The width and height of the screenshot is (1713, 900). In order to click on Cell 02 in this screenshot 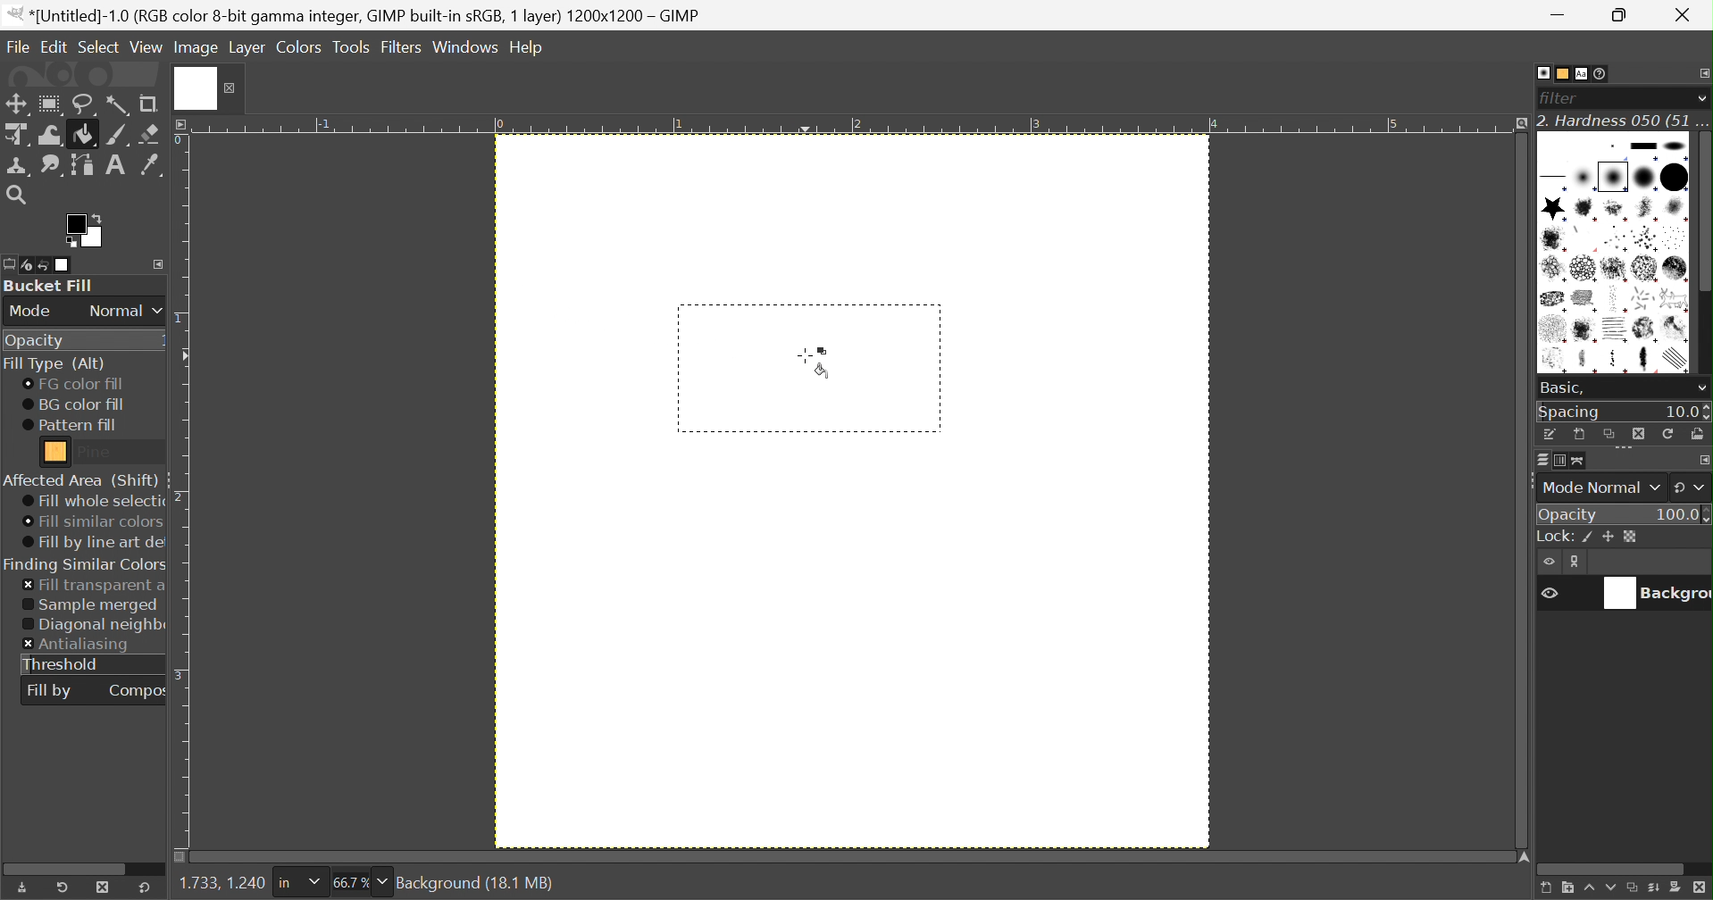, I will do `click(1583, 270)`.